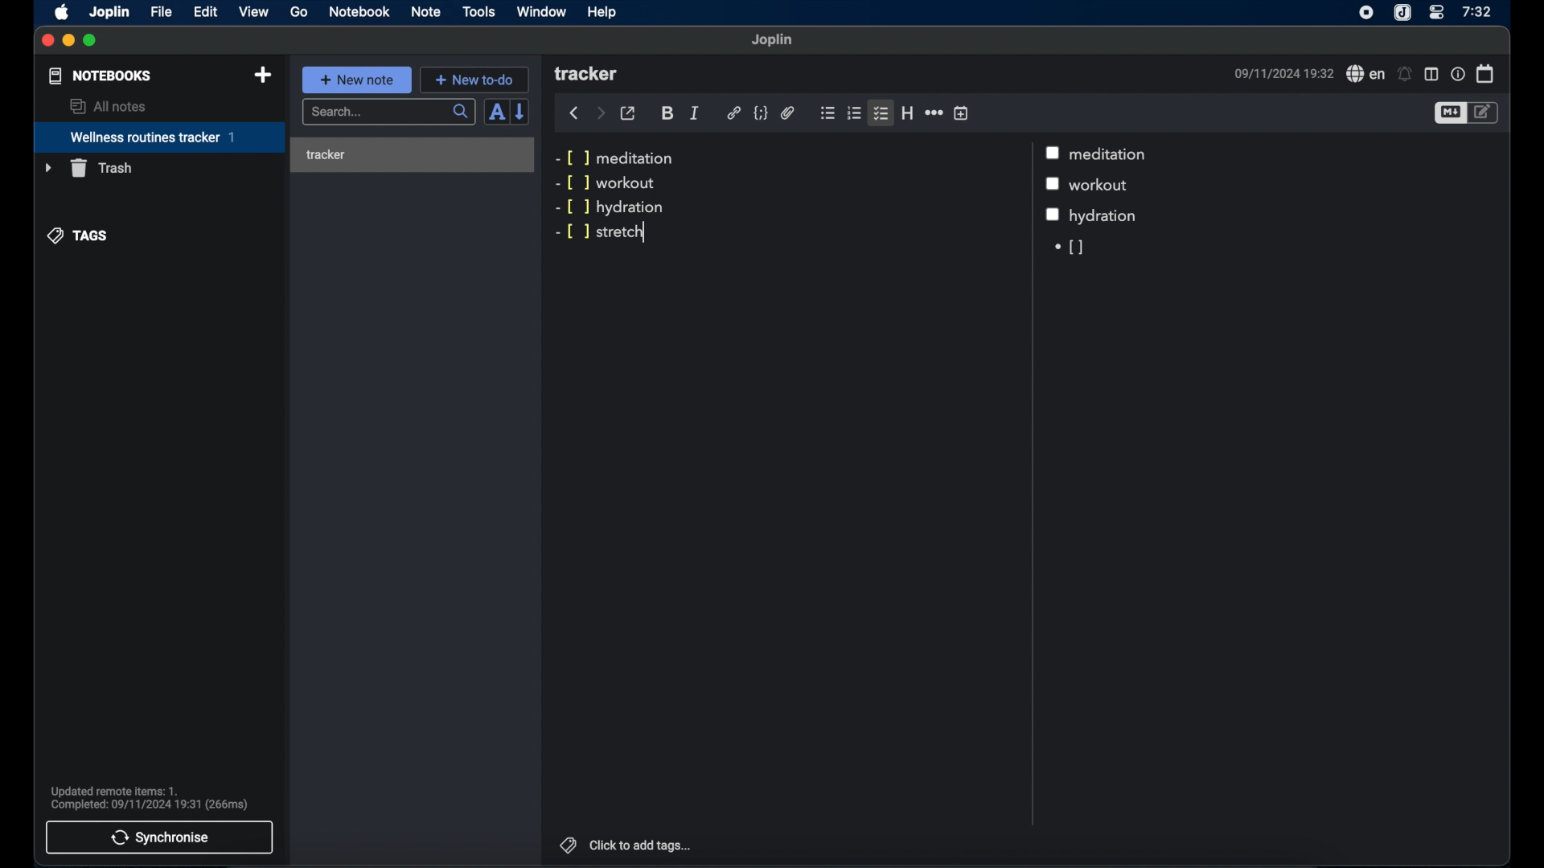  Describe the element at coordinates (521, 112) in the screenshot. I see `reverse sort order` at that location.